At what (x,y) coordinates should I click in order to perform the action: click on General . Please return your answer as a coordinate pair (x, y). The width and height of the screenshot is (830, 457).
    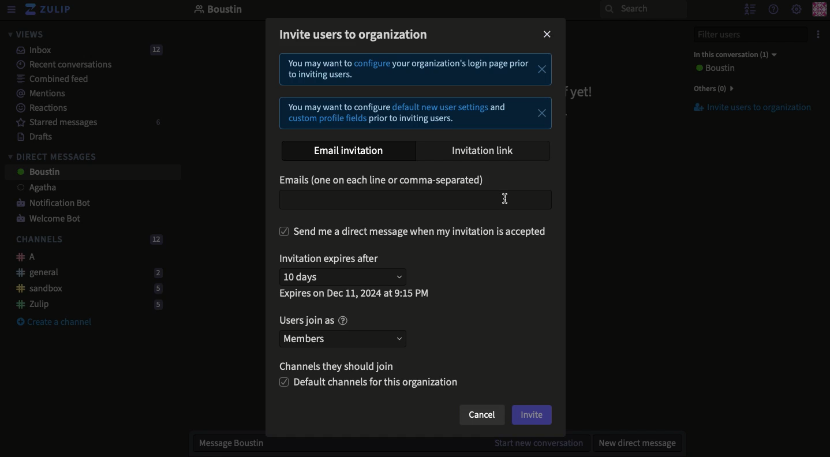
    Looking at the image, I should click on (86, 272).